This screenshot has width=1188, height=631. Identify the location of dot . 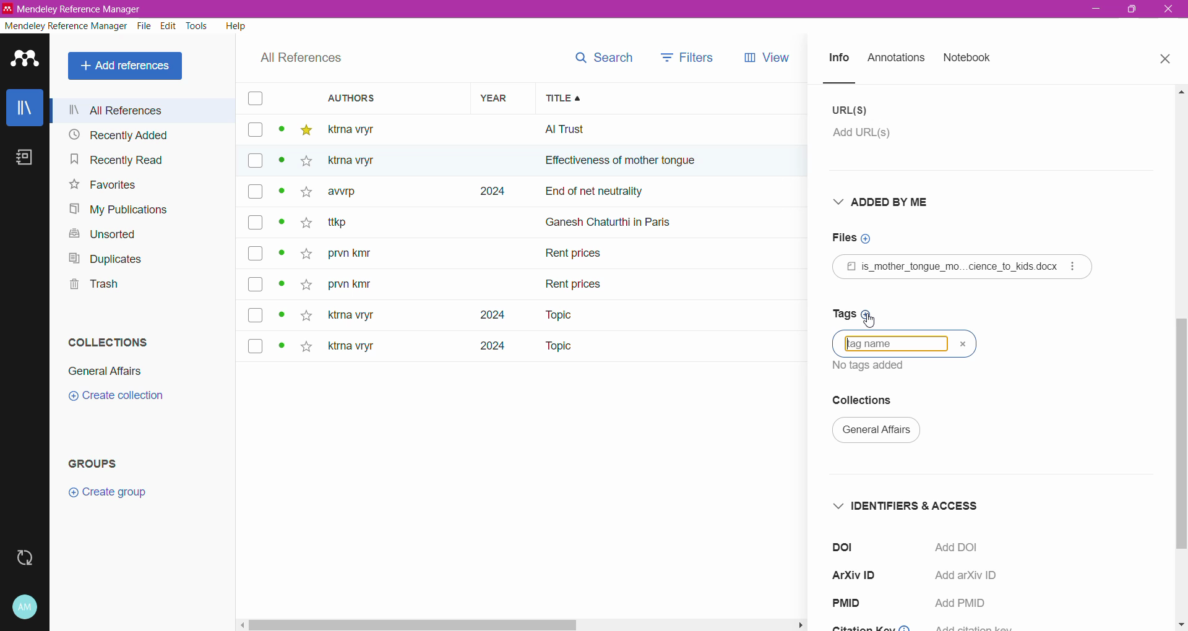
(280, 132).